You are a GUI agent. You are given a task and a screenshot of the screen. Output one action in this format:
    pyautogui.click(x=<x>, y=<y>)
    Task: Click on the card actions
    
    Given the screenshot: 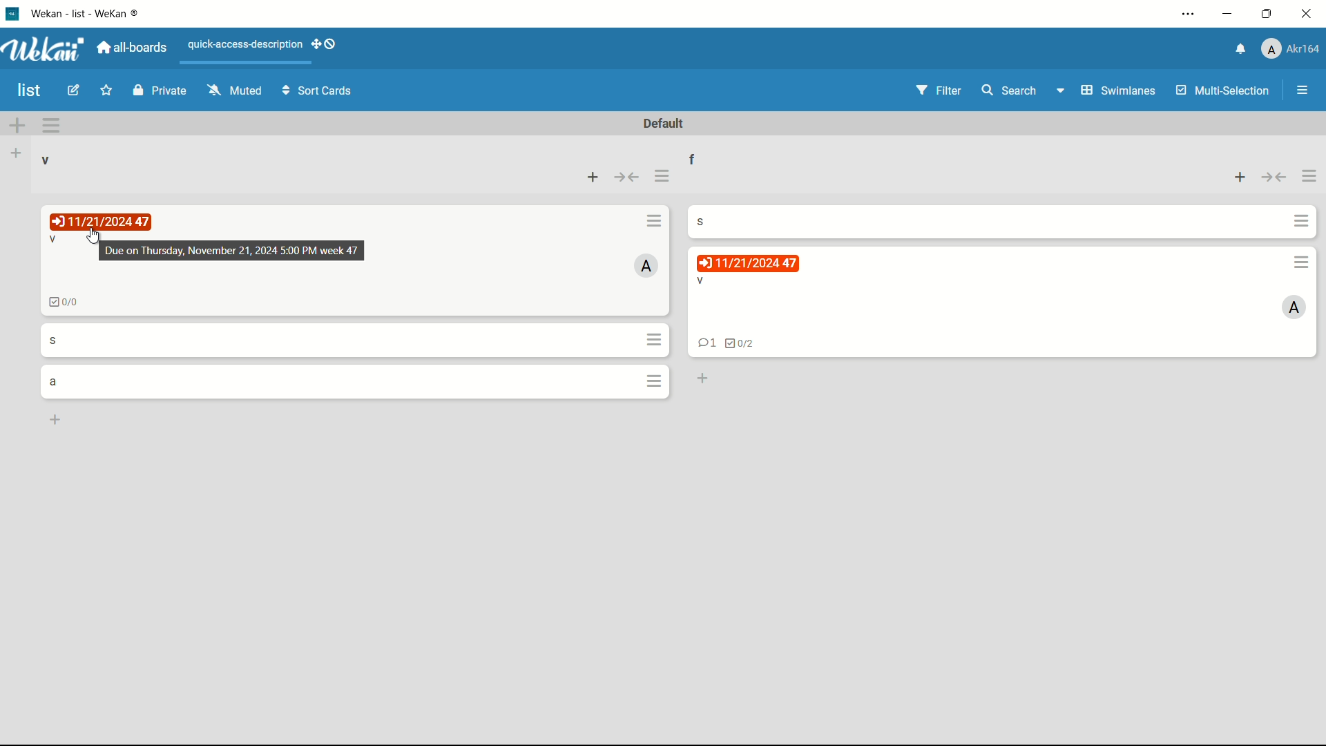 What is the action you would take?
    pyautogui.click(x=654, y=381)
    